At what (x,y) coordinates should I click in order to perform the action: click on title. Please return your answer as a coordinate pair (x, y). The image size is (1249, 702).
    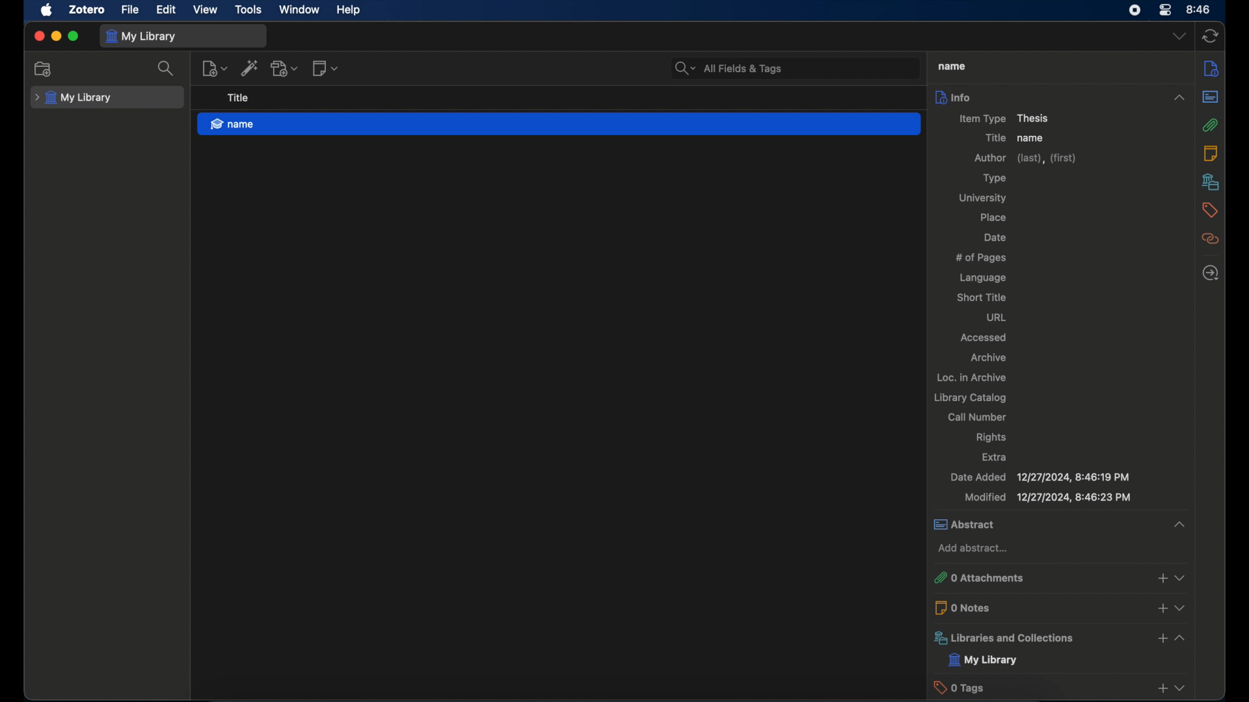
    Looking at the image, I should click on (237, 98).